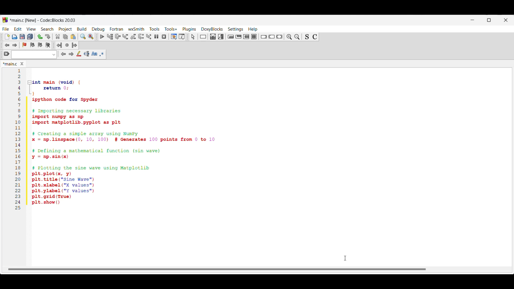 This screenshot has width=514, height=289. I want to click on Next instruction, so click(141, 37).